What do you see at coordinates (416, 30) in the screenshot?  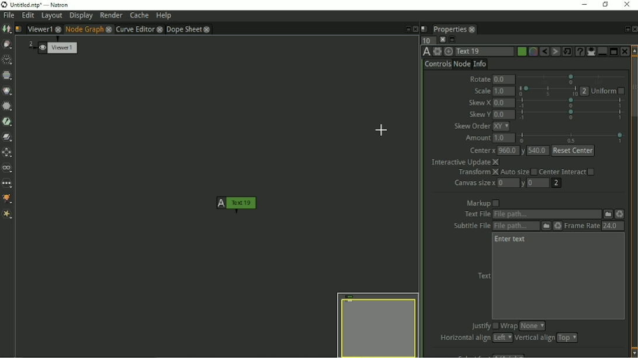 I see `Close` at bounding box center [416, 30].